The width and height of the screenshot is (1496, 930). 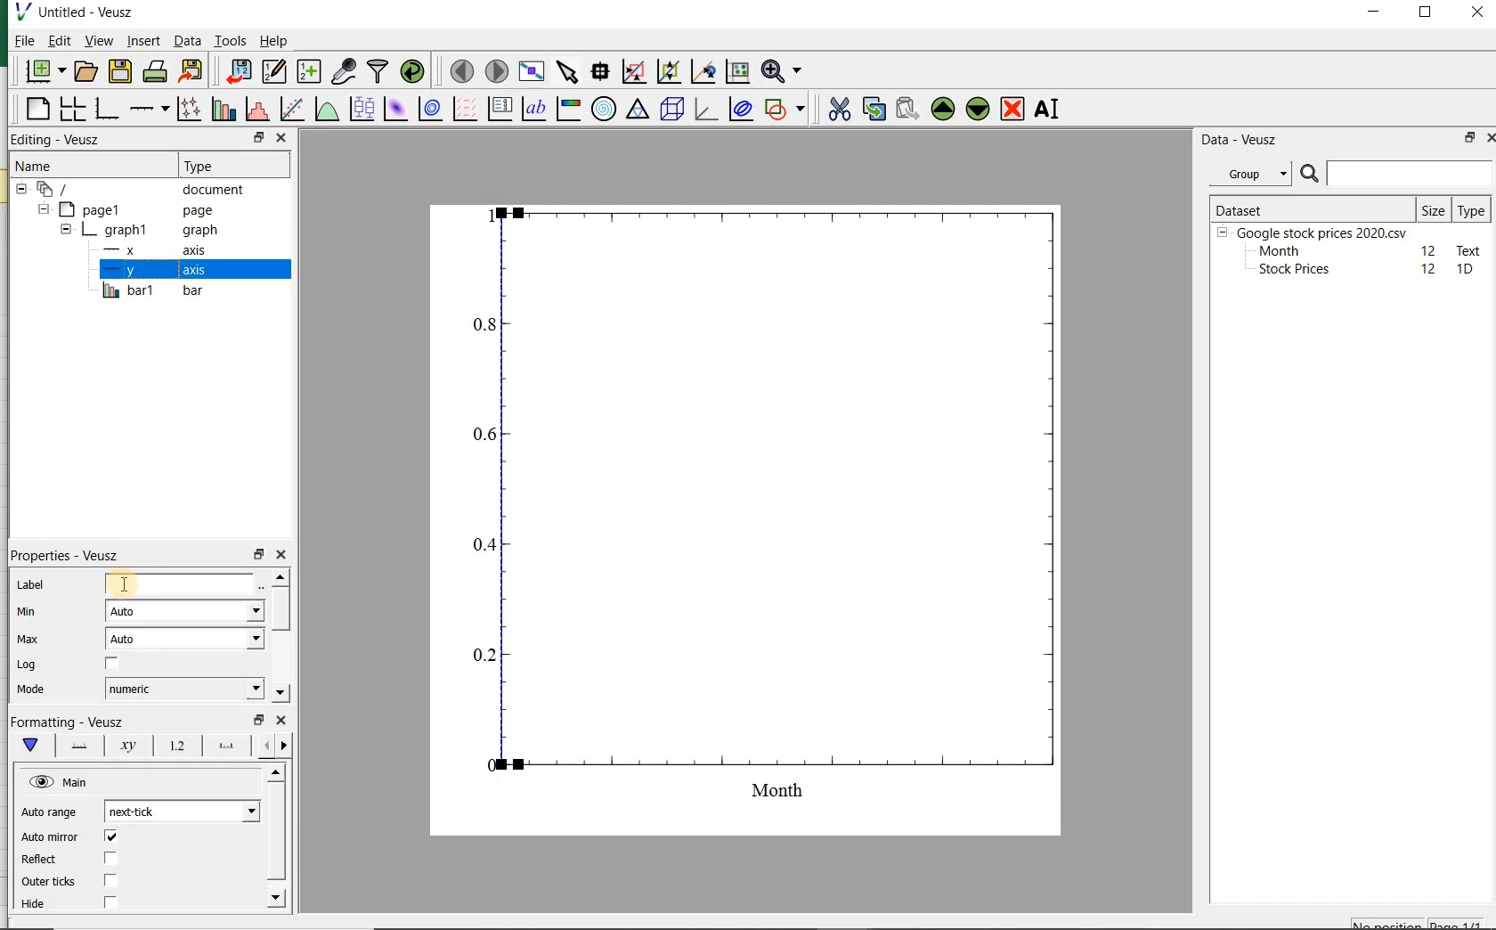 What do you see at coordinates (705, 110) in the screenshot?
I see `3d graph` at bounding box center [705, 110].